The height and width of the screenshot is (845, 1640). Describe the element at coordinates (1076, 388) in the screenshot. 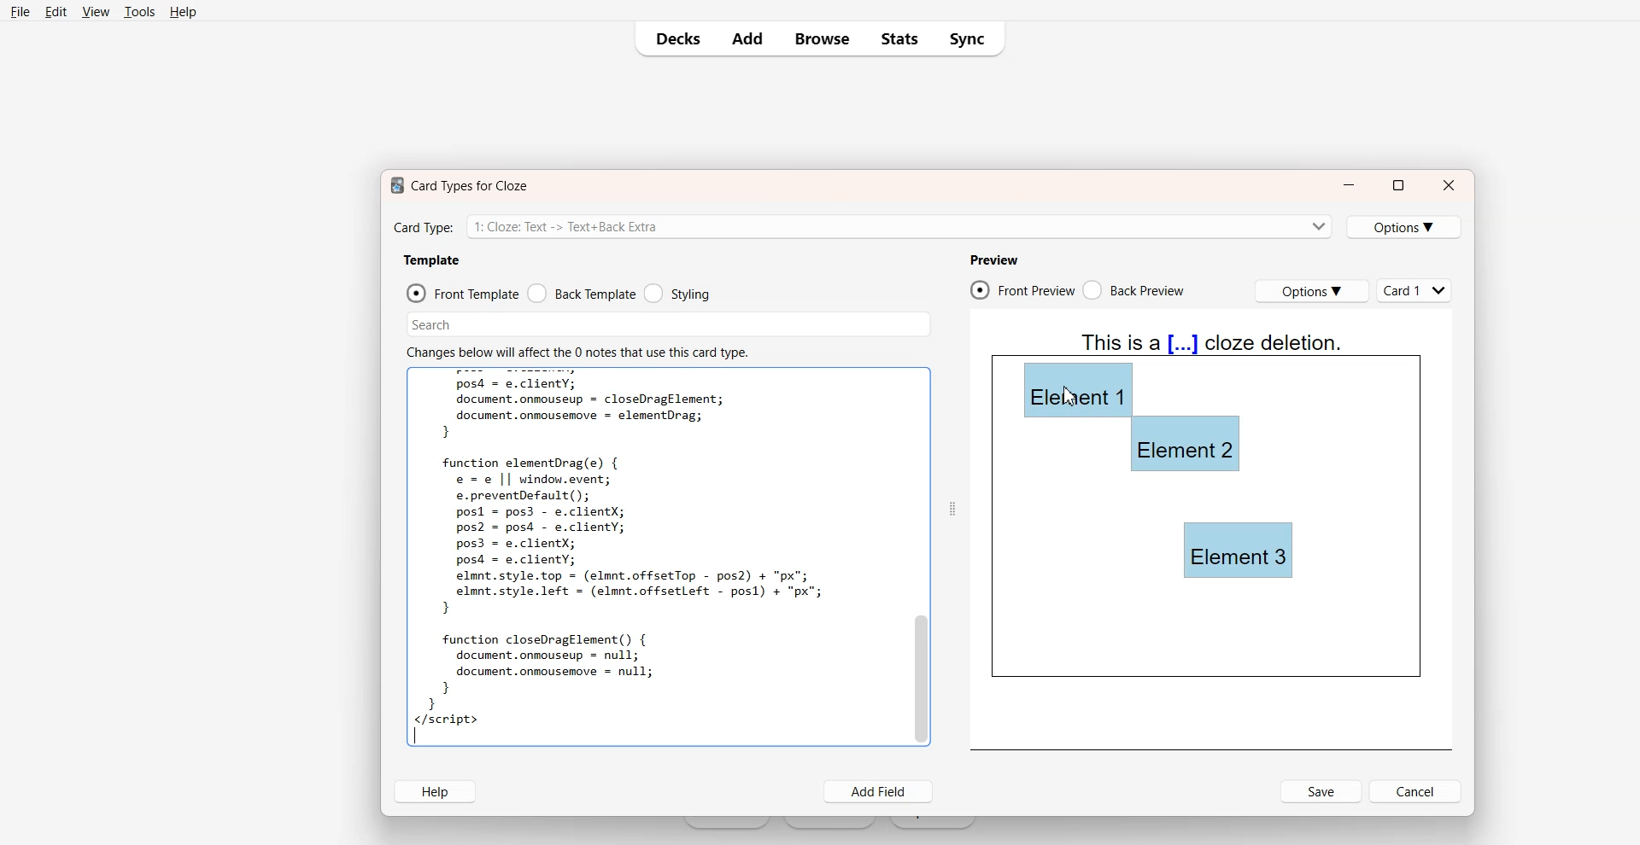

I see `Element 1` at that location.